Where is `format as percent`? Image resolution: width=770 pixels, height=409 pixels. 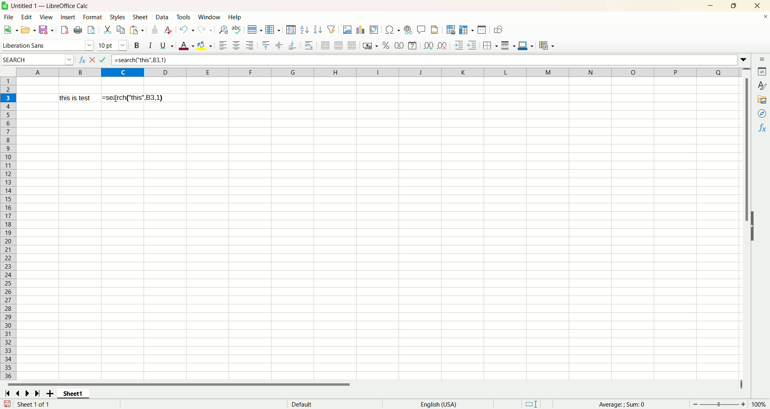
format as percent is located at coordinates (387, 45).